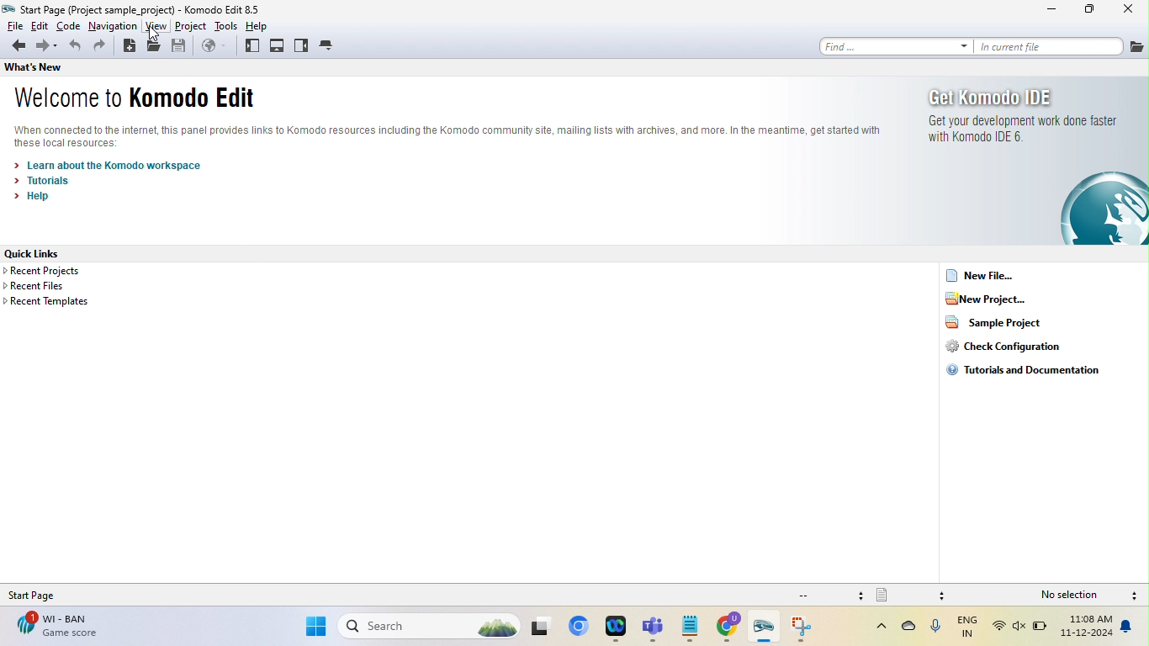 This screenshot has width=1149, height=646. Describe the element at coordinates (40, 26) in the screenshot. I see `edit` at that location.